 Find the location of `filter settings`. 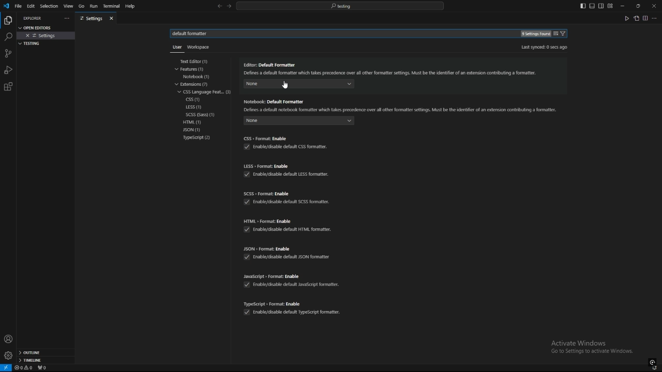

filter settings is located at coordinates (565, 34).